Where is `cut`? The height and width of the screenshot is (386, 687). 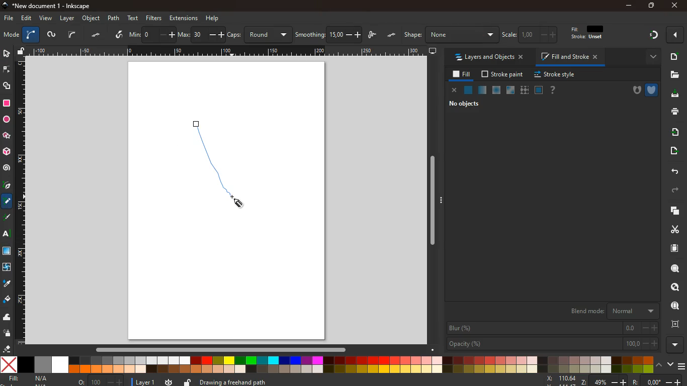 cut is located at coordinates (672, 229).